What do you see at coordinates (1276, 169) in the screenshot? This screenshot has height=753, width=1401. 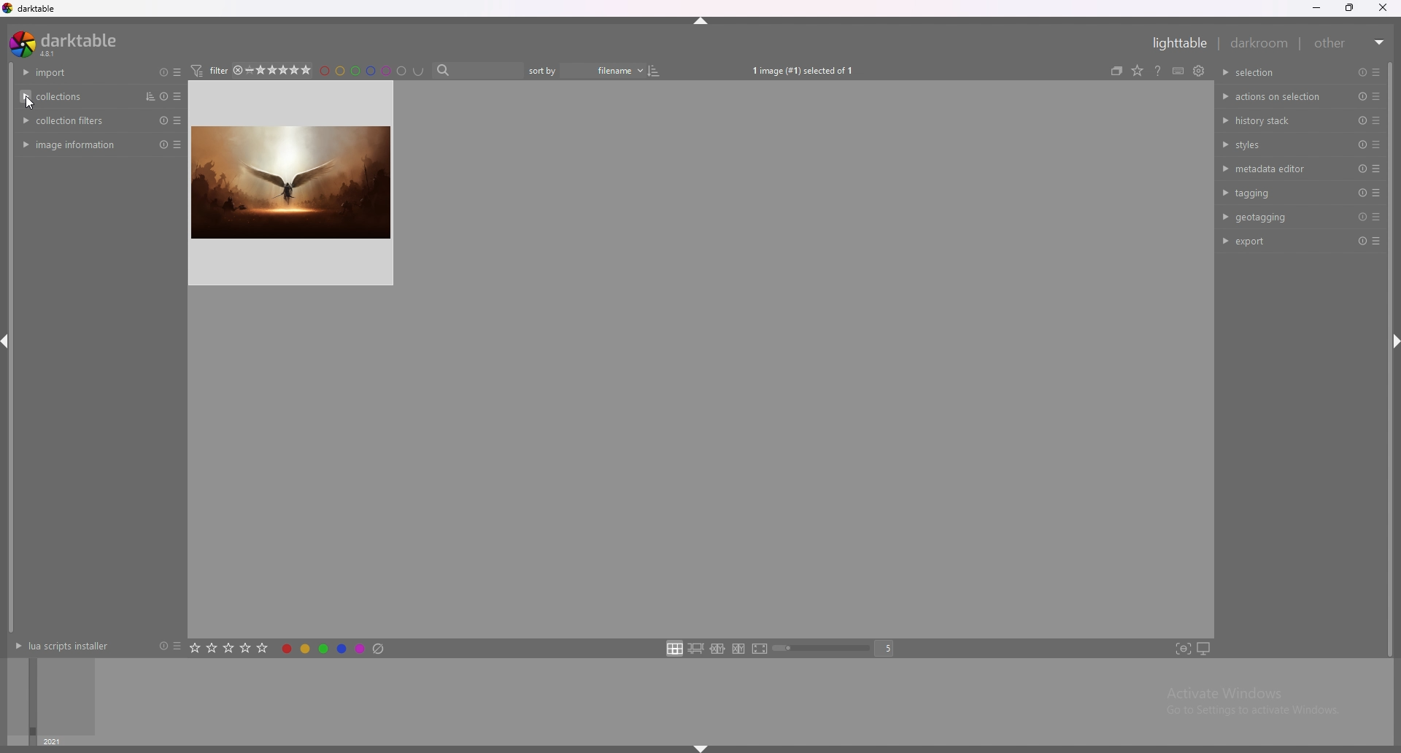 I see `metadata editor` at bounding box center [1276, 169].